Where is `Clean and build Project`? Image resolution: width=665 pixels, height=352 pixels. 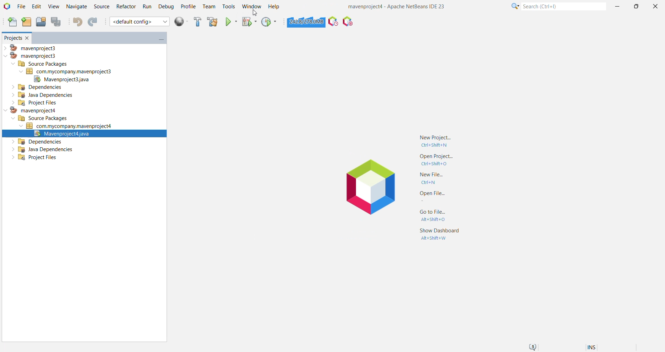
Clean and build Project is located at coordinates (212, 22).